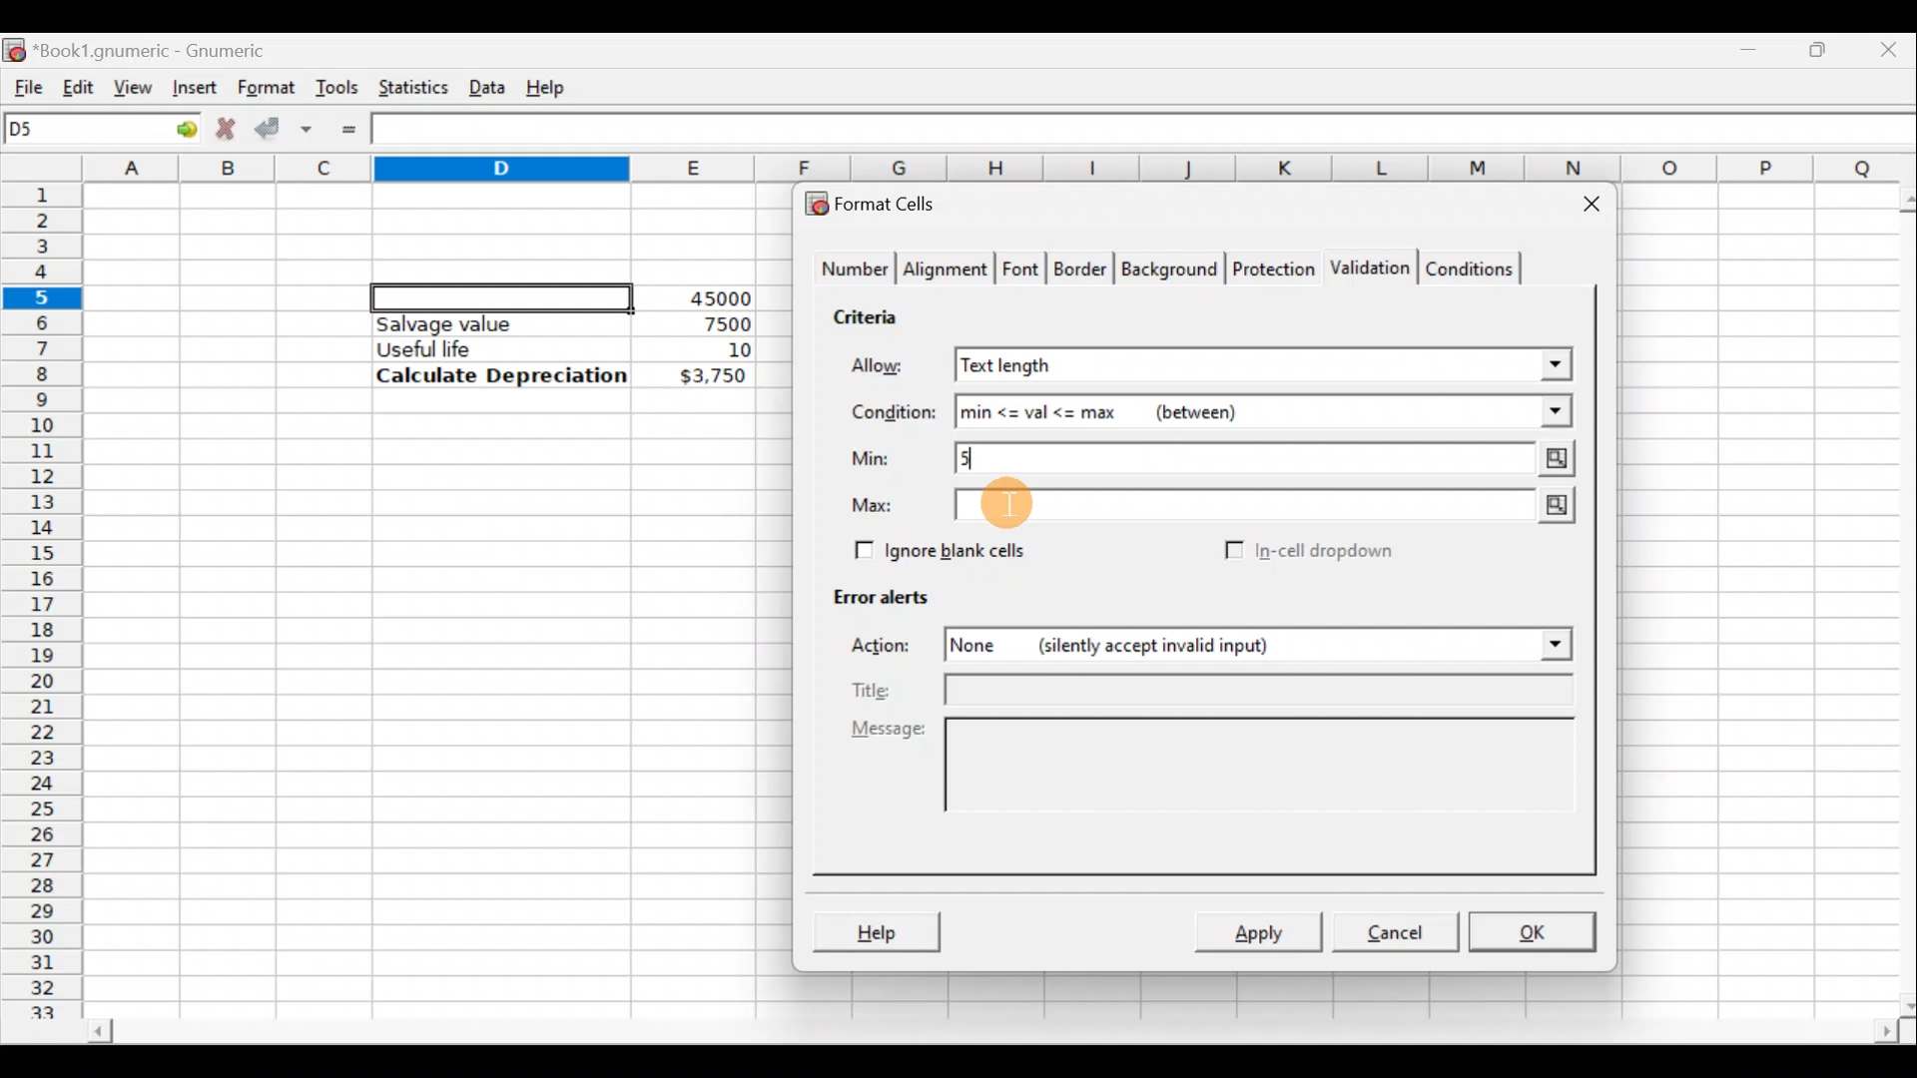 The image size is (1917, 1078). Describe the element at coordinates (164, 49) in the screenshot. I see `Book1.gnumeric - Gnumeric` at that location.